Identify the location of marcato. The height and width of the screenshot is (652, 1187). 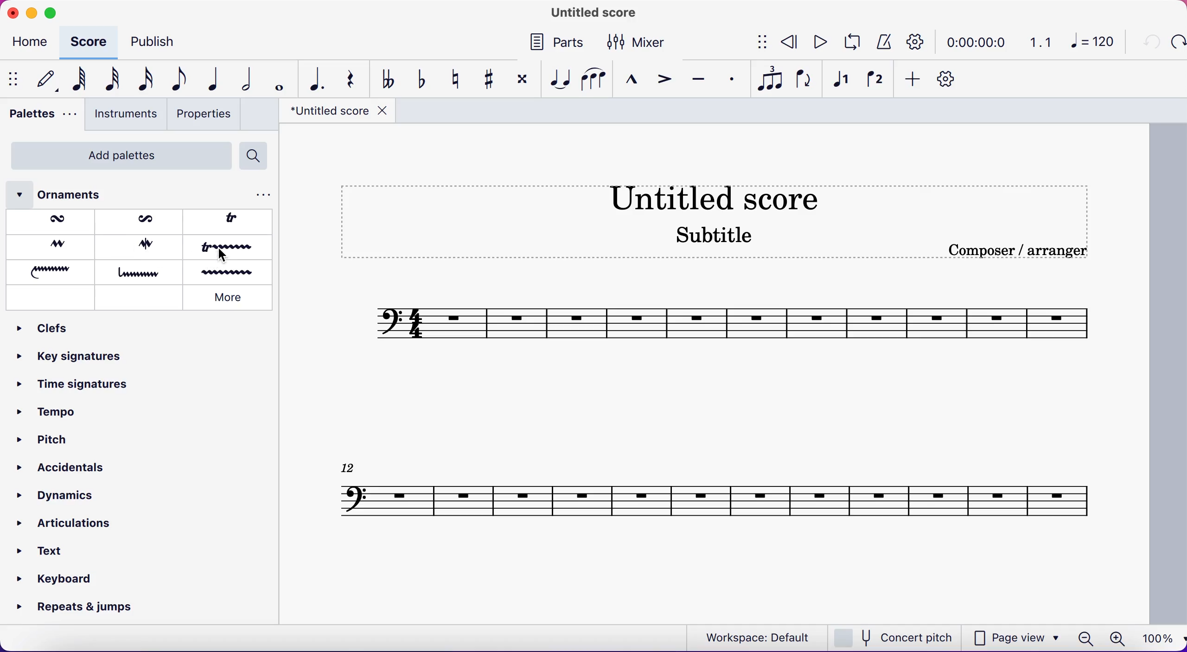
(633, 80).